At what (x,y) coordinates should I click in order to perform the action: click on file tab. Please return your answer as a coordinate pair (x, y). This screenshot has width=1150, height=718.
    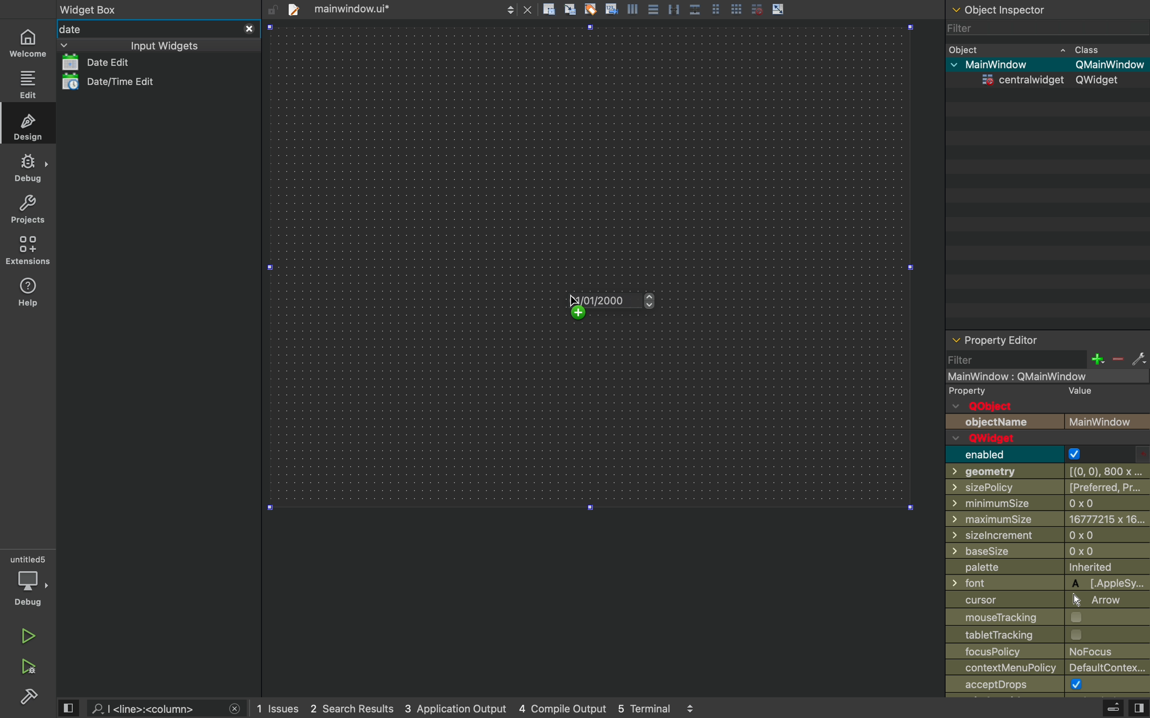
    Looking at the image, I should click on (389, 8).